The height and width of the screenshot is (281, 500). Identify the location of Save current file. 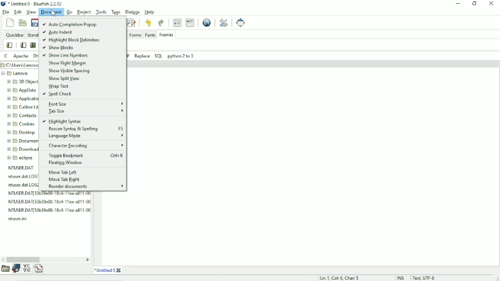
(34, 22).